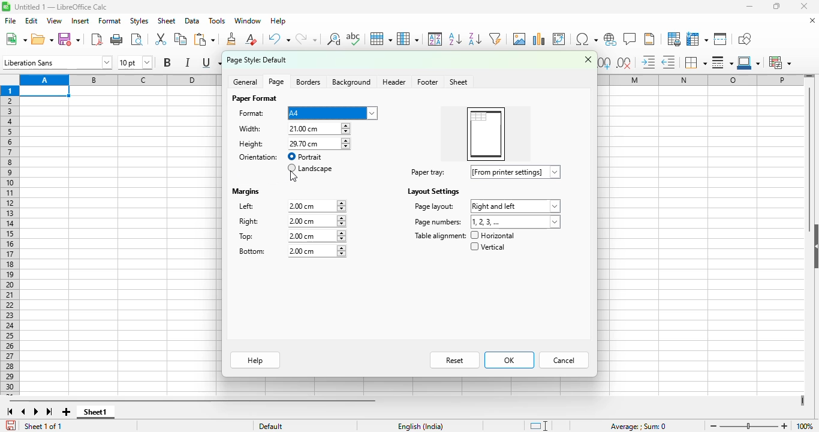 The height and width of the screenshot is (432, 819). What do you see at coordinates (408, 39) in the screenshot?
I see `column` at bounding box center [408, 39].